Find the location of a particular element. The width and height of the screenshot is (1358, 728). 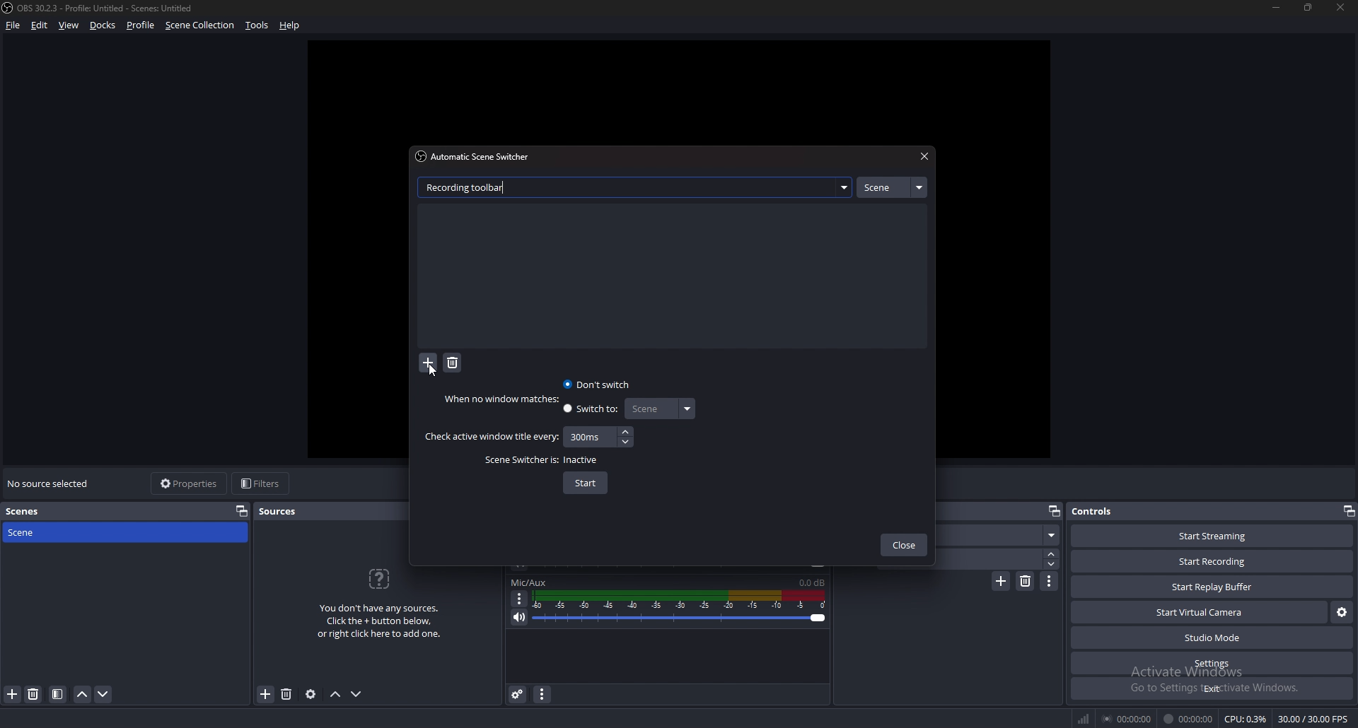

when no window matches is located at coordinates (505, 399).